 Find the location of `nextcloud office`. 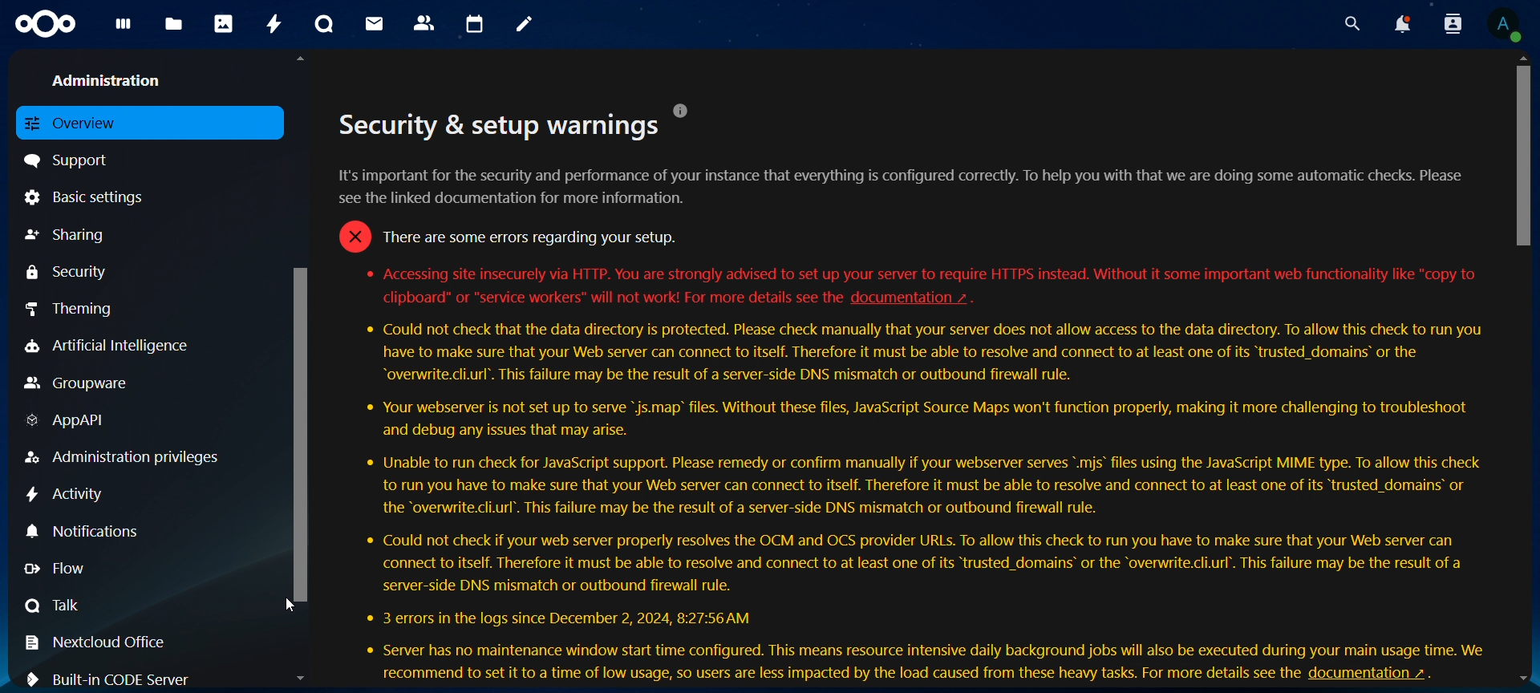

nextcloud office is located at coordinates (105, 643).